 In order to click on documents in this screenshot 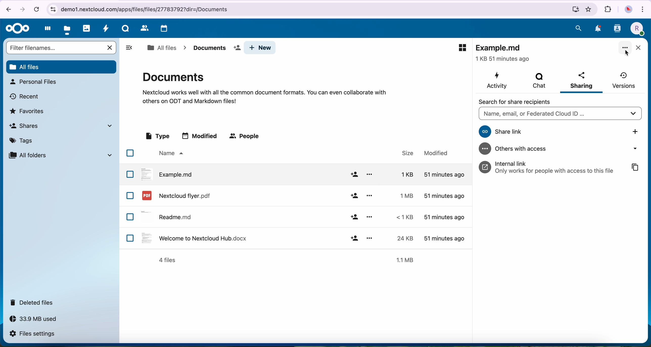, I will do `click(215, 48)`.